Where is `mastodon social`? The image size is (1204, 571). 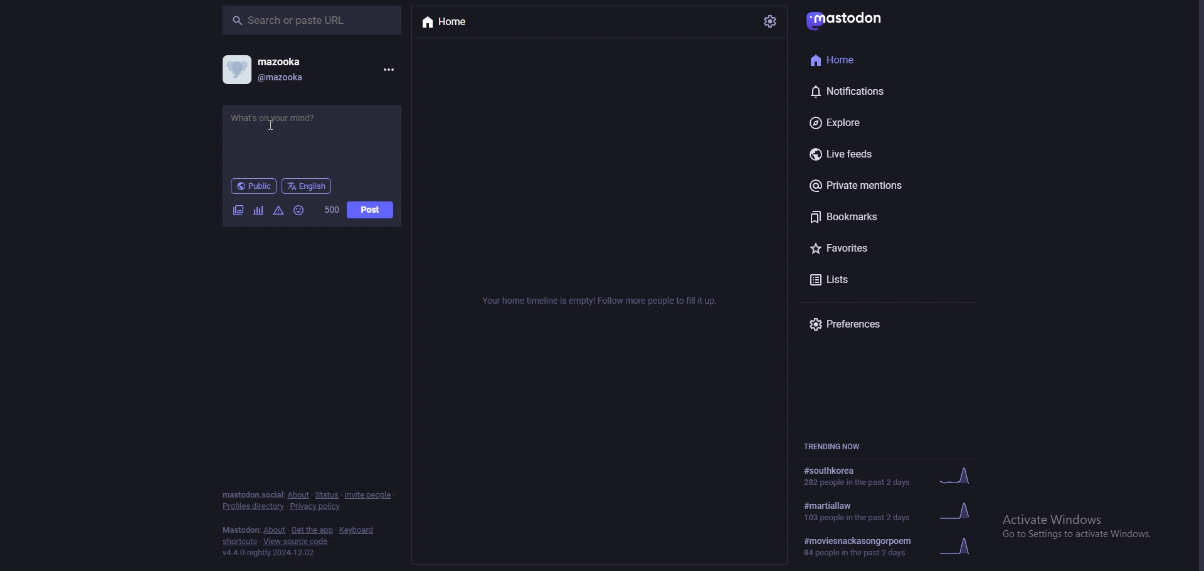
mastodon social is located at coordinates (251, 494).